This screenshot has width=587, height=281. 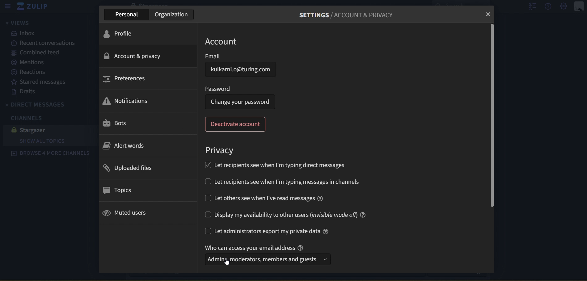 I want to click on sidebar, so click(x=7, y=6).